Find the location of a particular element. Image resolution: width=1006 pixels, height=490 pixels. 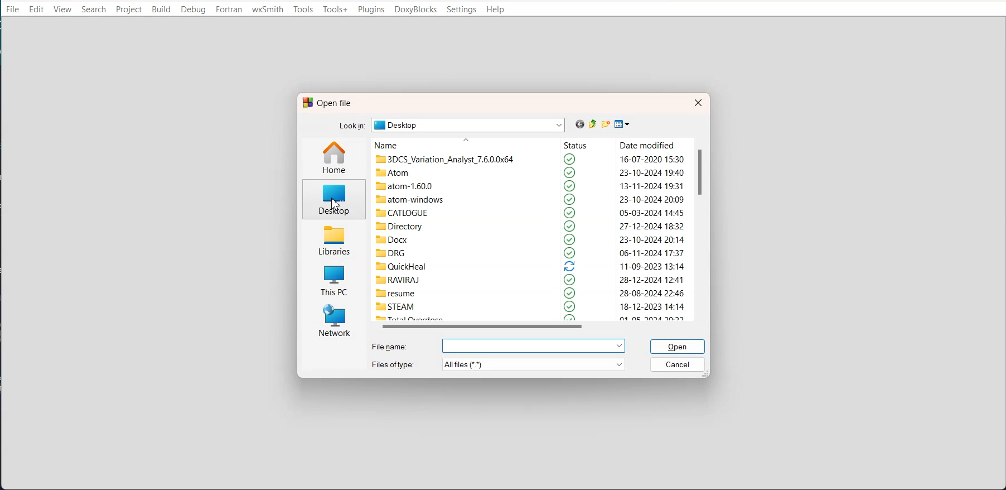

Status is located at coordinates (587, 145).